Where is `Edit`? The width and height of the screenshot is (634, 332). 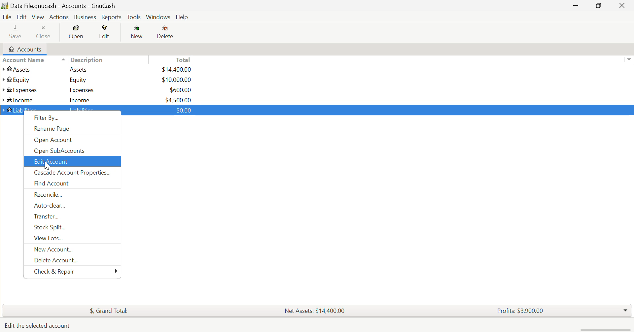
Edit is located at coordinates (21, 17).